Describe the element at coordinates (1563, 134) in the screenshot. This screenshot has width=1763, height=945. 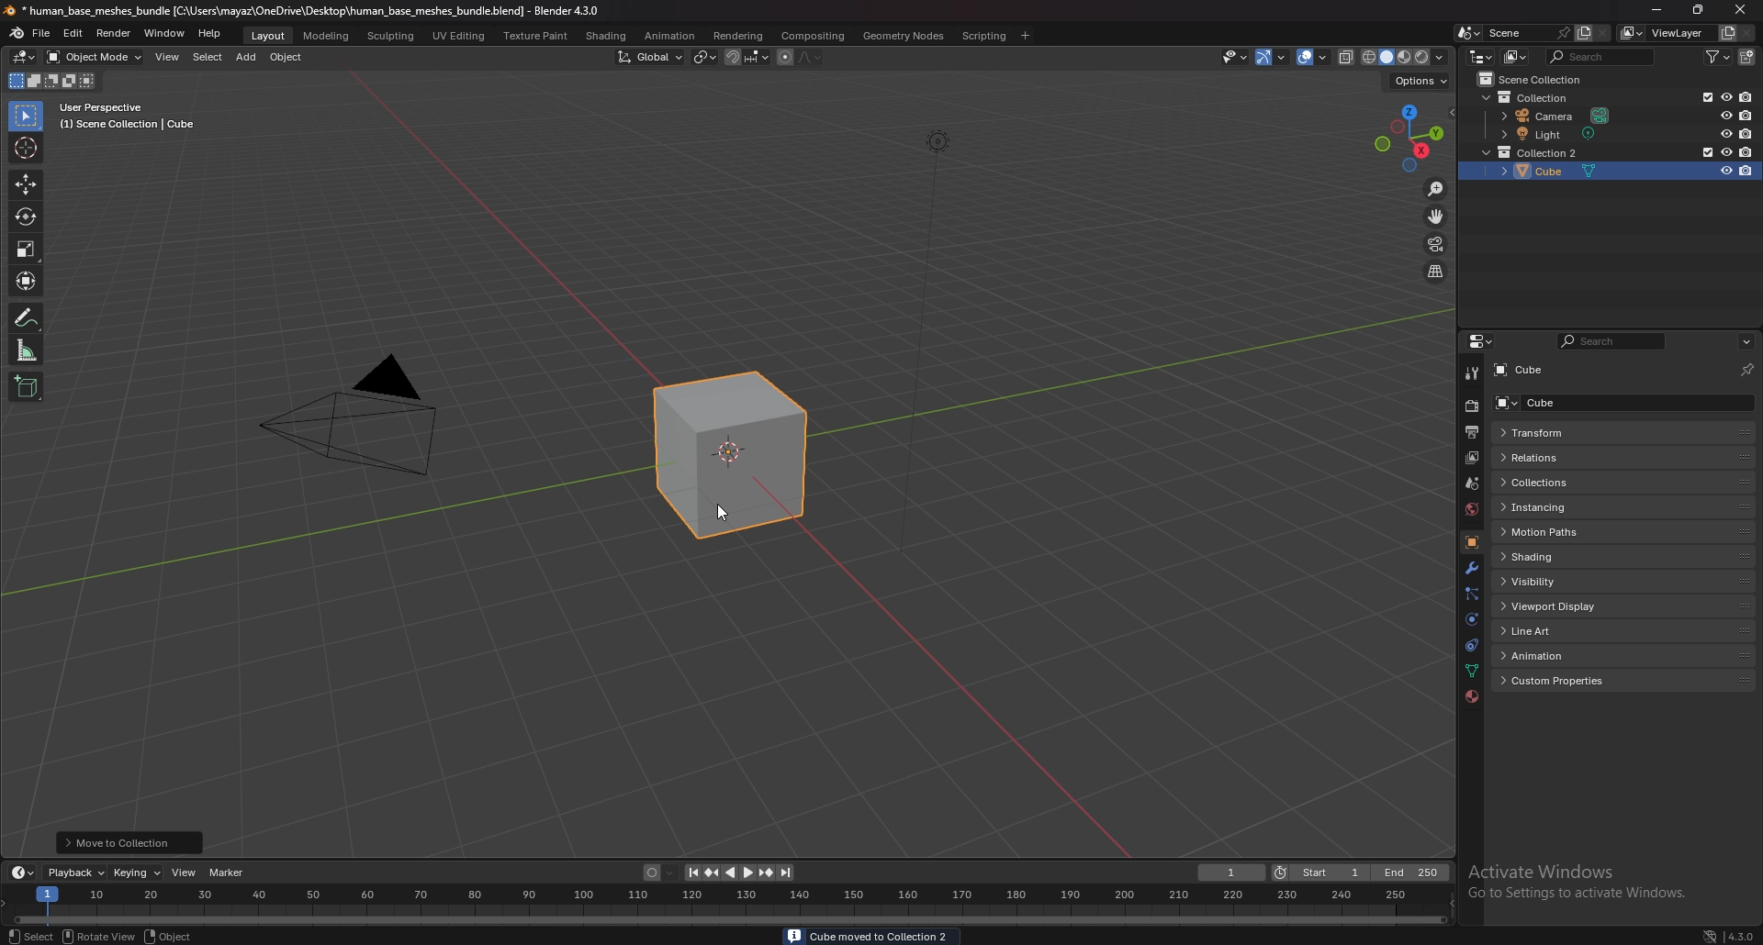
I see `cube` at that location.